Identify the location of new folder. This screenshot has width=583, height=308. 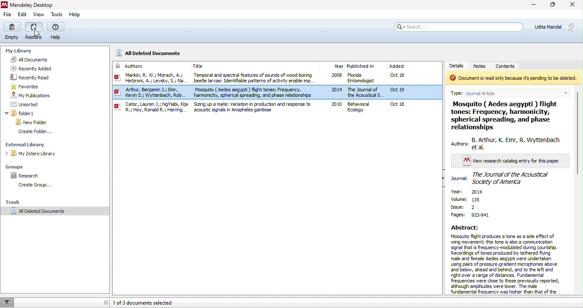
(32, 122).